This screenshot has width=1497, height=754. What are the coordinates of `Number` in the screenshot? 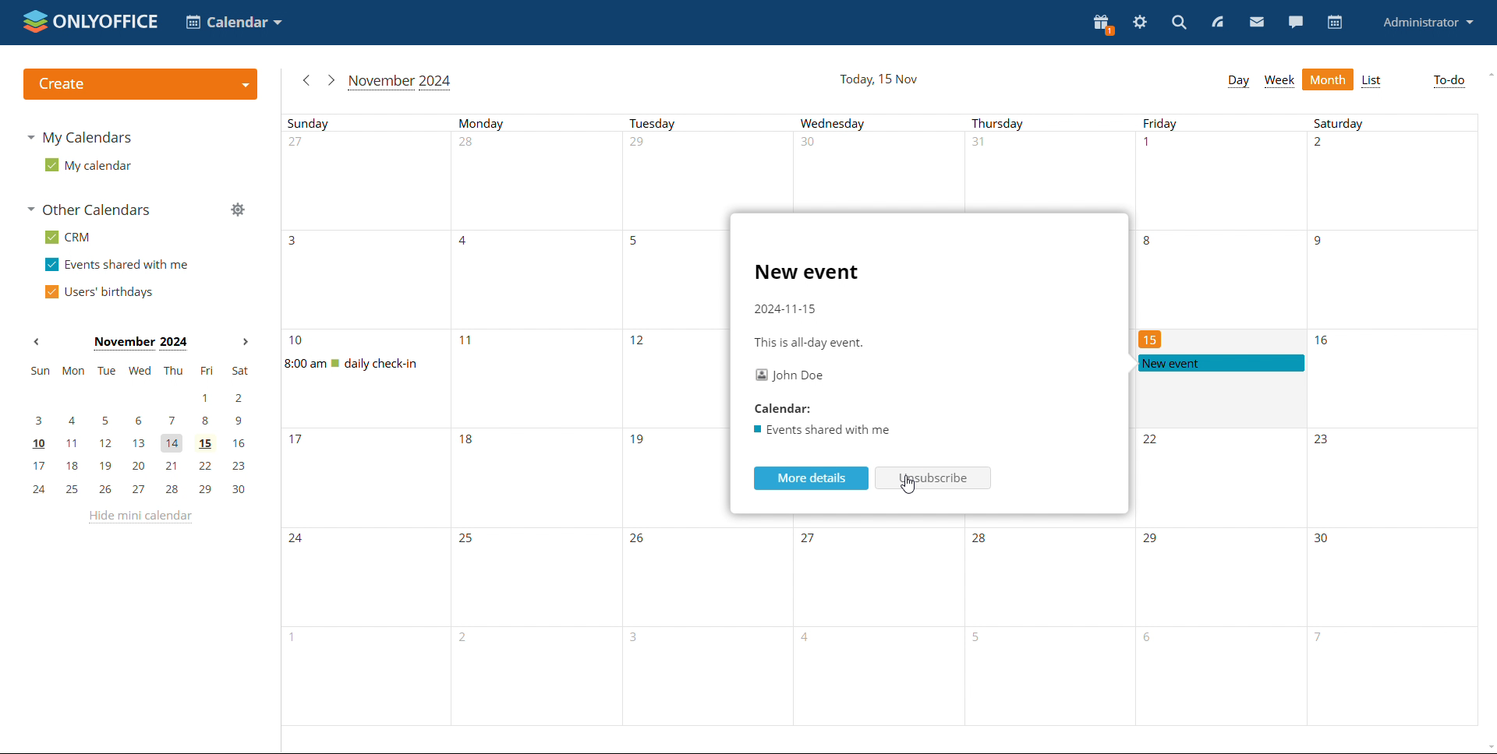 It's located at (1320, 539).